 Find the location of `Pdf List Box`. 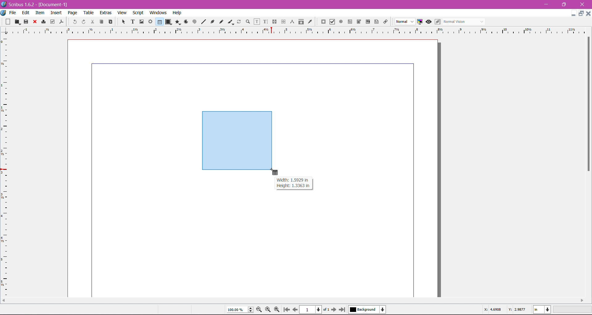

Pdf List Box is located at coordinates (367, 22).